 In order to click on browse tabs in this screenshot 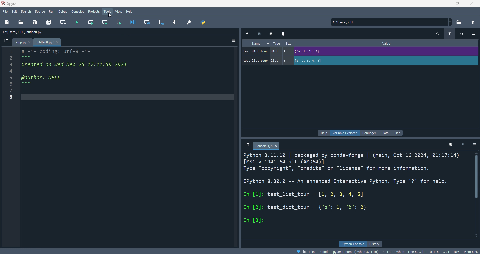, I will do `click(247, 145)`.